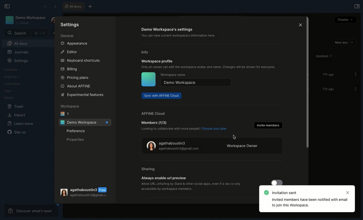 This screenshot has width=363, height=220. Describe the element at coordinates (354, 89) in the screenshot. I see `Options` at that location.